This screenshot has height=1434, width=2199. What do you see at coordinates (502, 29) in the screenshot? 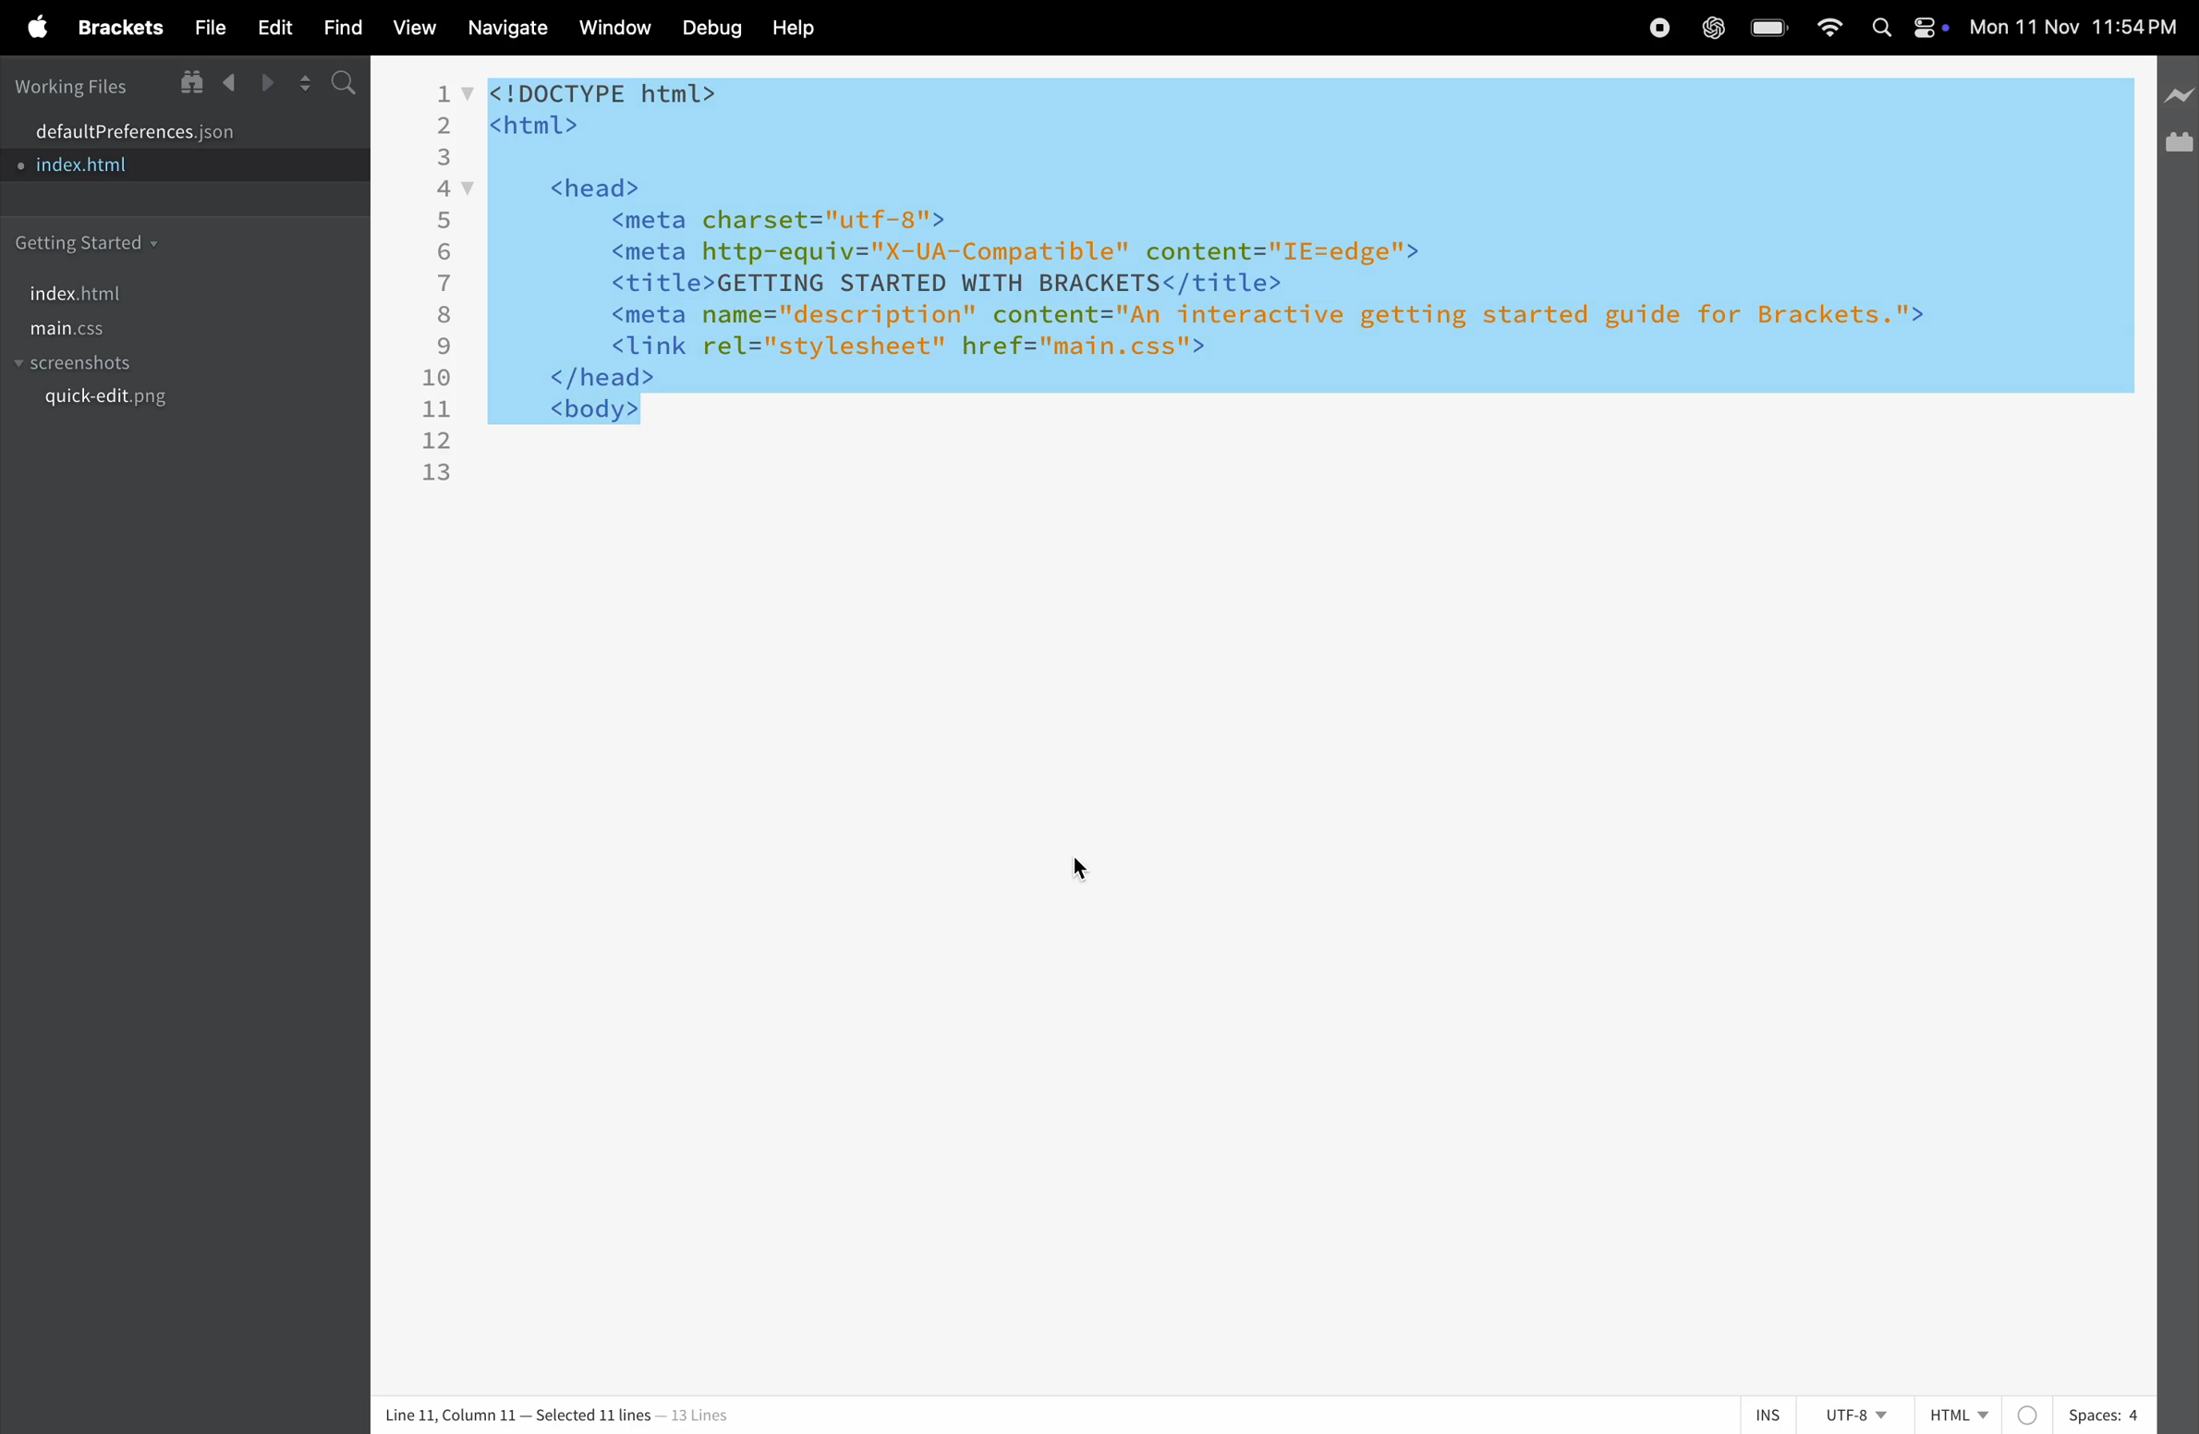
I see `navigate` at bounding box center [502, 29].